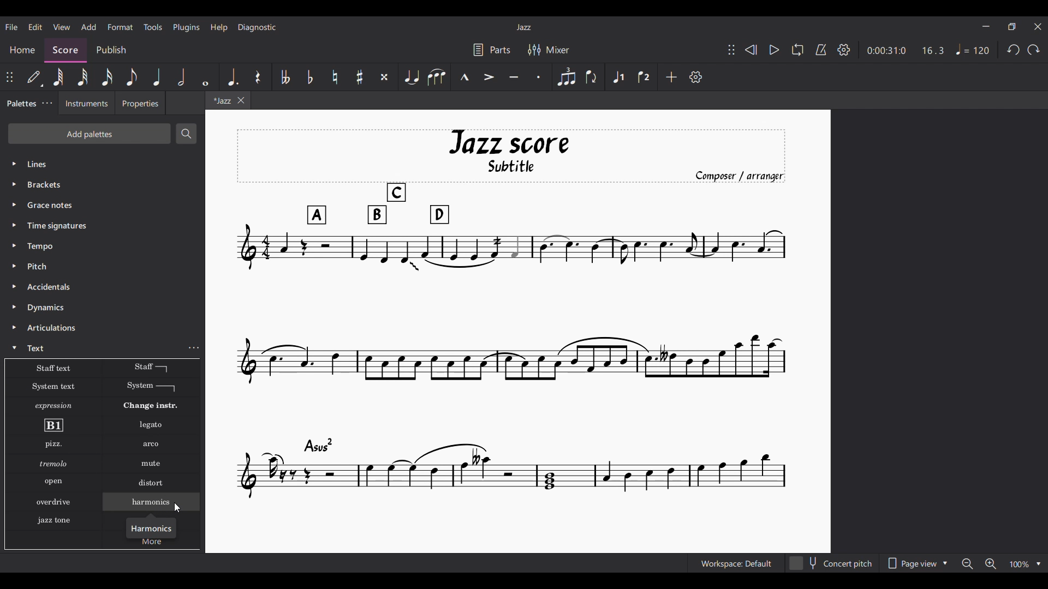 The width and height of the screenshot is (1048, 589). Describe the element at coordinates (751, 50) in the screenshot. I see `Rewind` at that location.